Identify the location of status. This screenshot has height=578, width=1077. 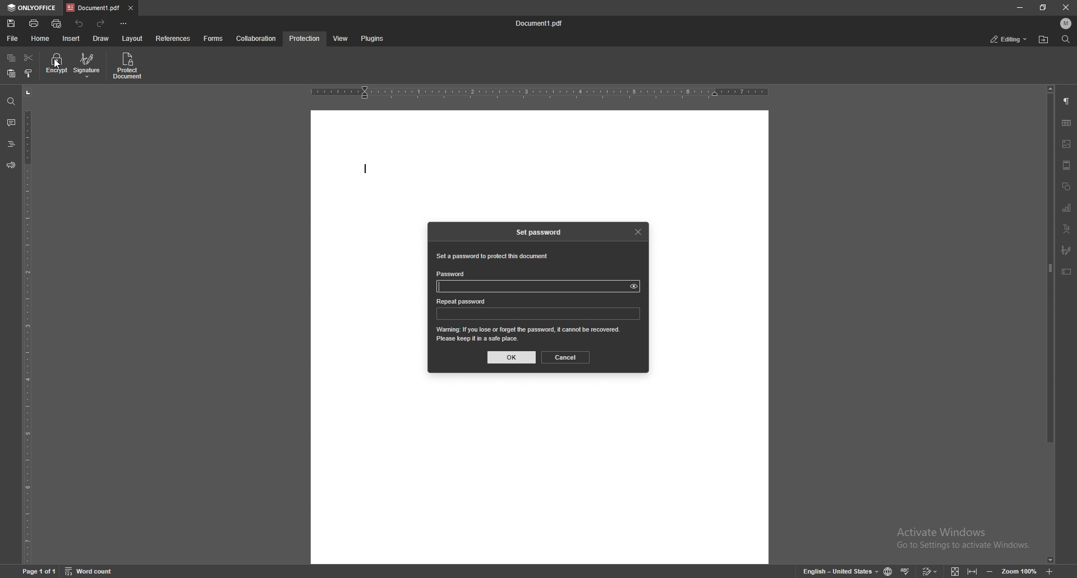
(1009, 39).